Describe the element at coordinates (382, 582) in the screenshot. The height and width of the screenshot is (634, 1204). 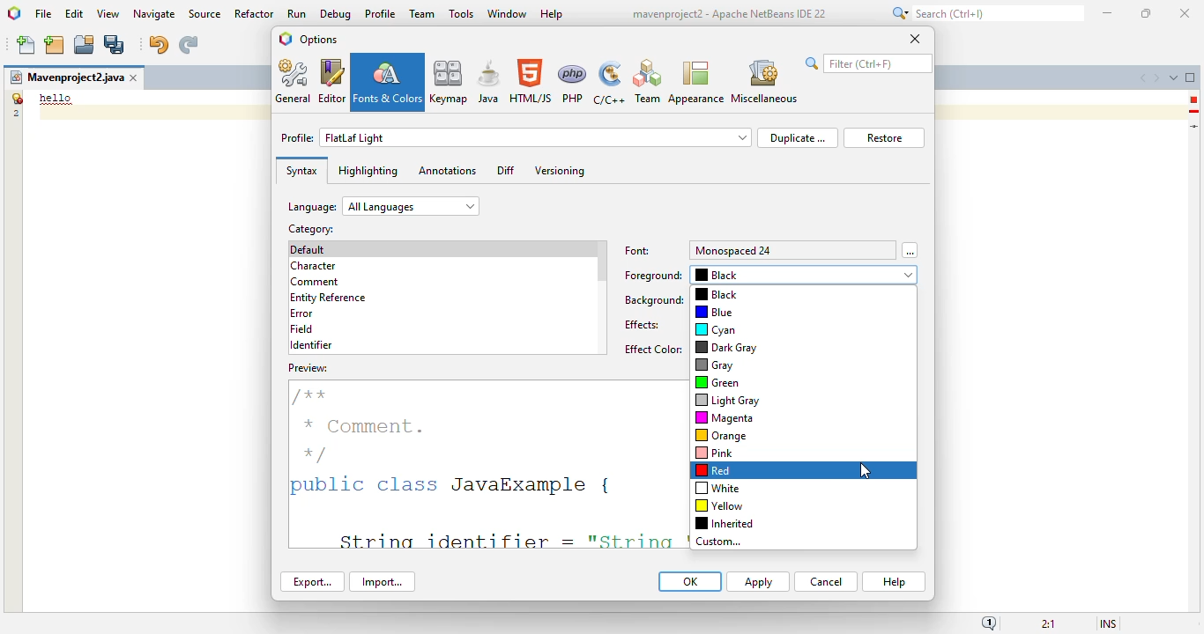
I see `import` at that location.